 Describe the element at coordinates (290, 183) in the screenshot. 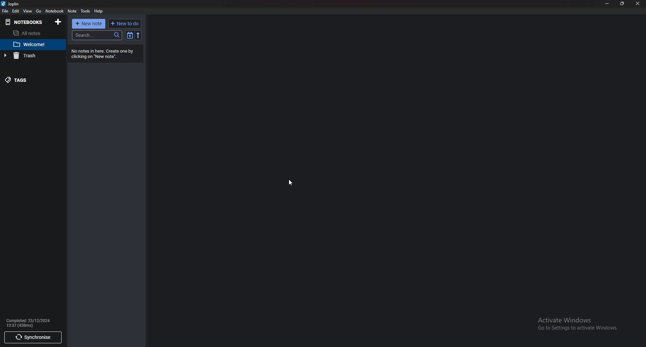

I see `cursor` at that location.